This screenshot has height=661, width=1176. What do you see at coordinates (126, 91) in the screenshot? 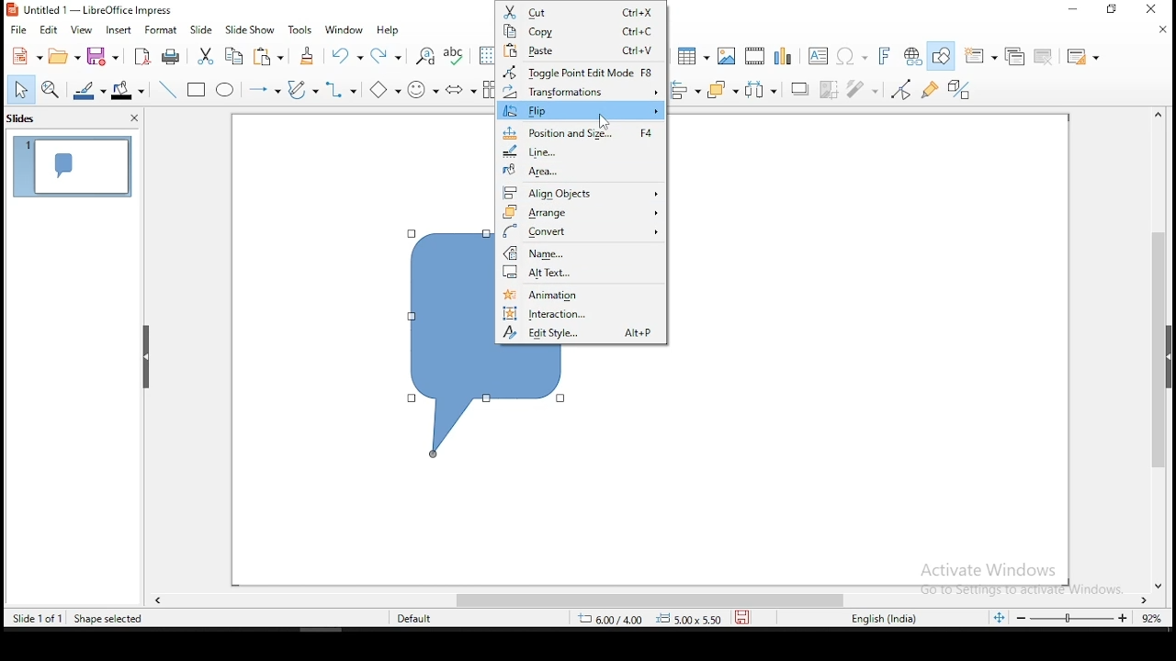
I see `fill color` at bounding box center [126, 91].